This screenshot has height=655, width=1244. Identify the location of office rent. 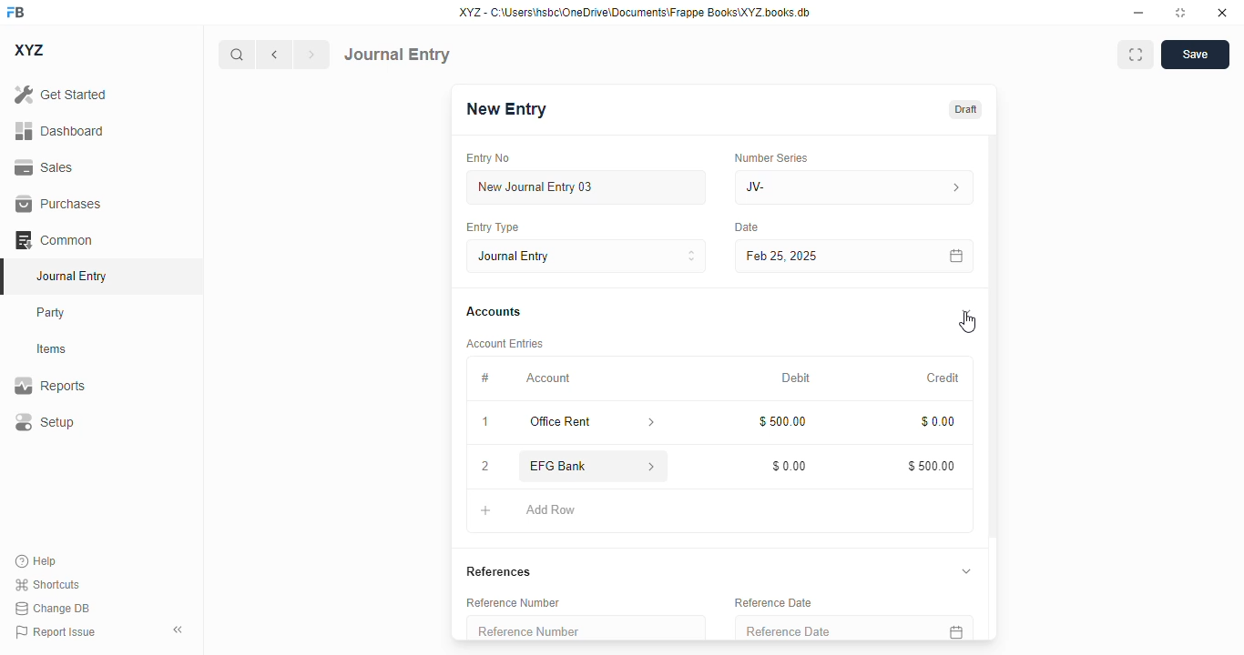
(575, 422).